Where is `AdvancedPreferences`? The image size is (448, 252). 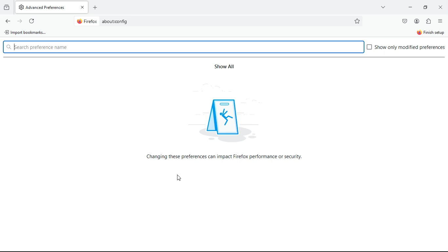
AdvancedPreferences is located at coordinates (52, 8).